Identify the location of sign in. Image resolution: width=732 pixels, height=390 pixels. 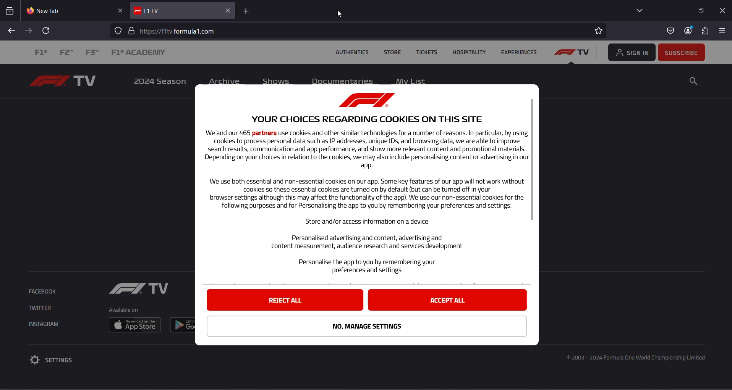
(630, 52).